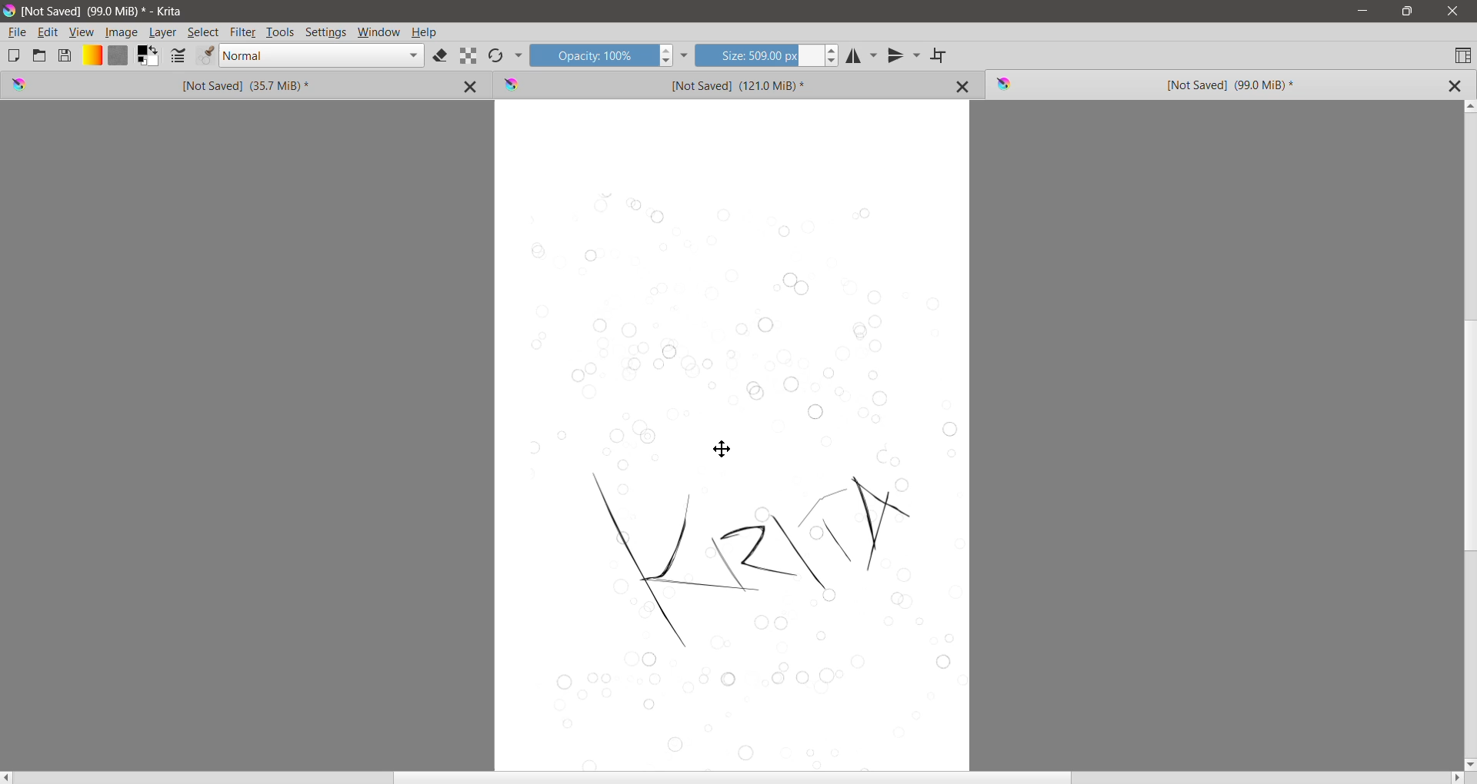 This screenshot has width=1477, height=784. Describe the element at coordinates (495, 55) in the screenshot. I see `Reload Original Preset` at that location.